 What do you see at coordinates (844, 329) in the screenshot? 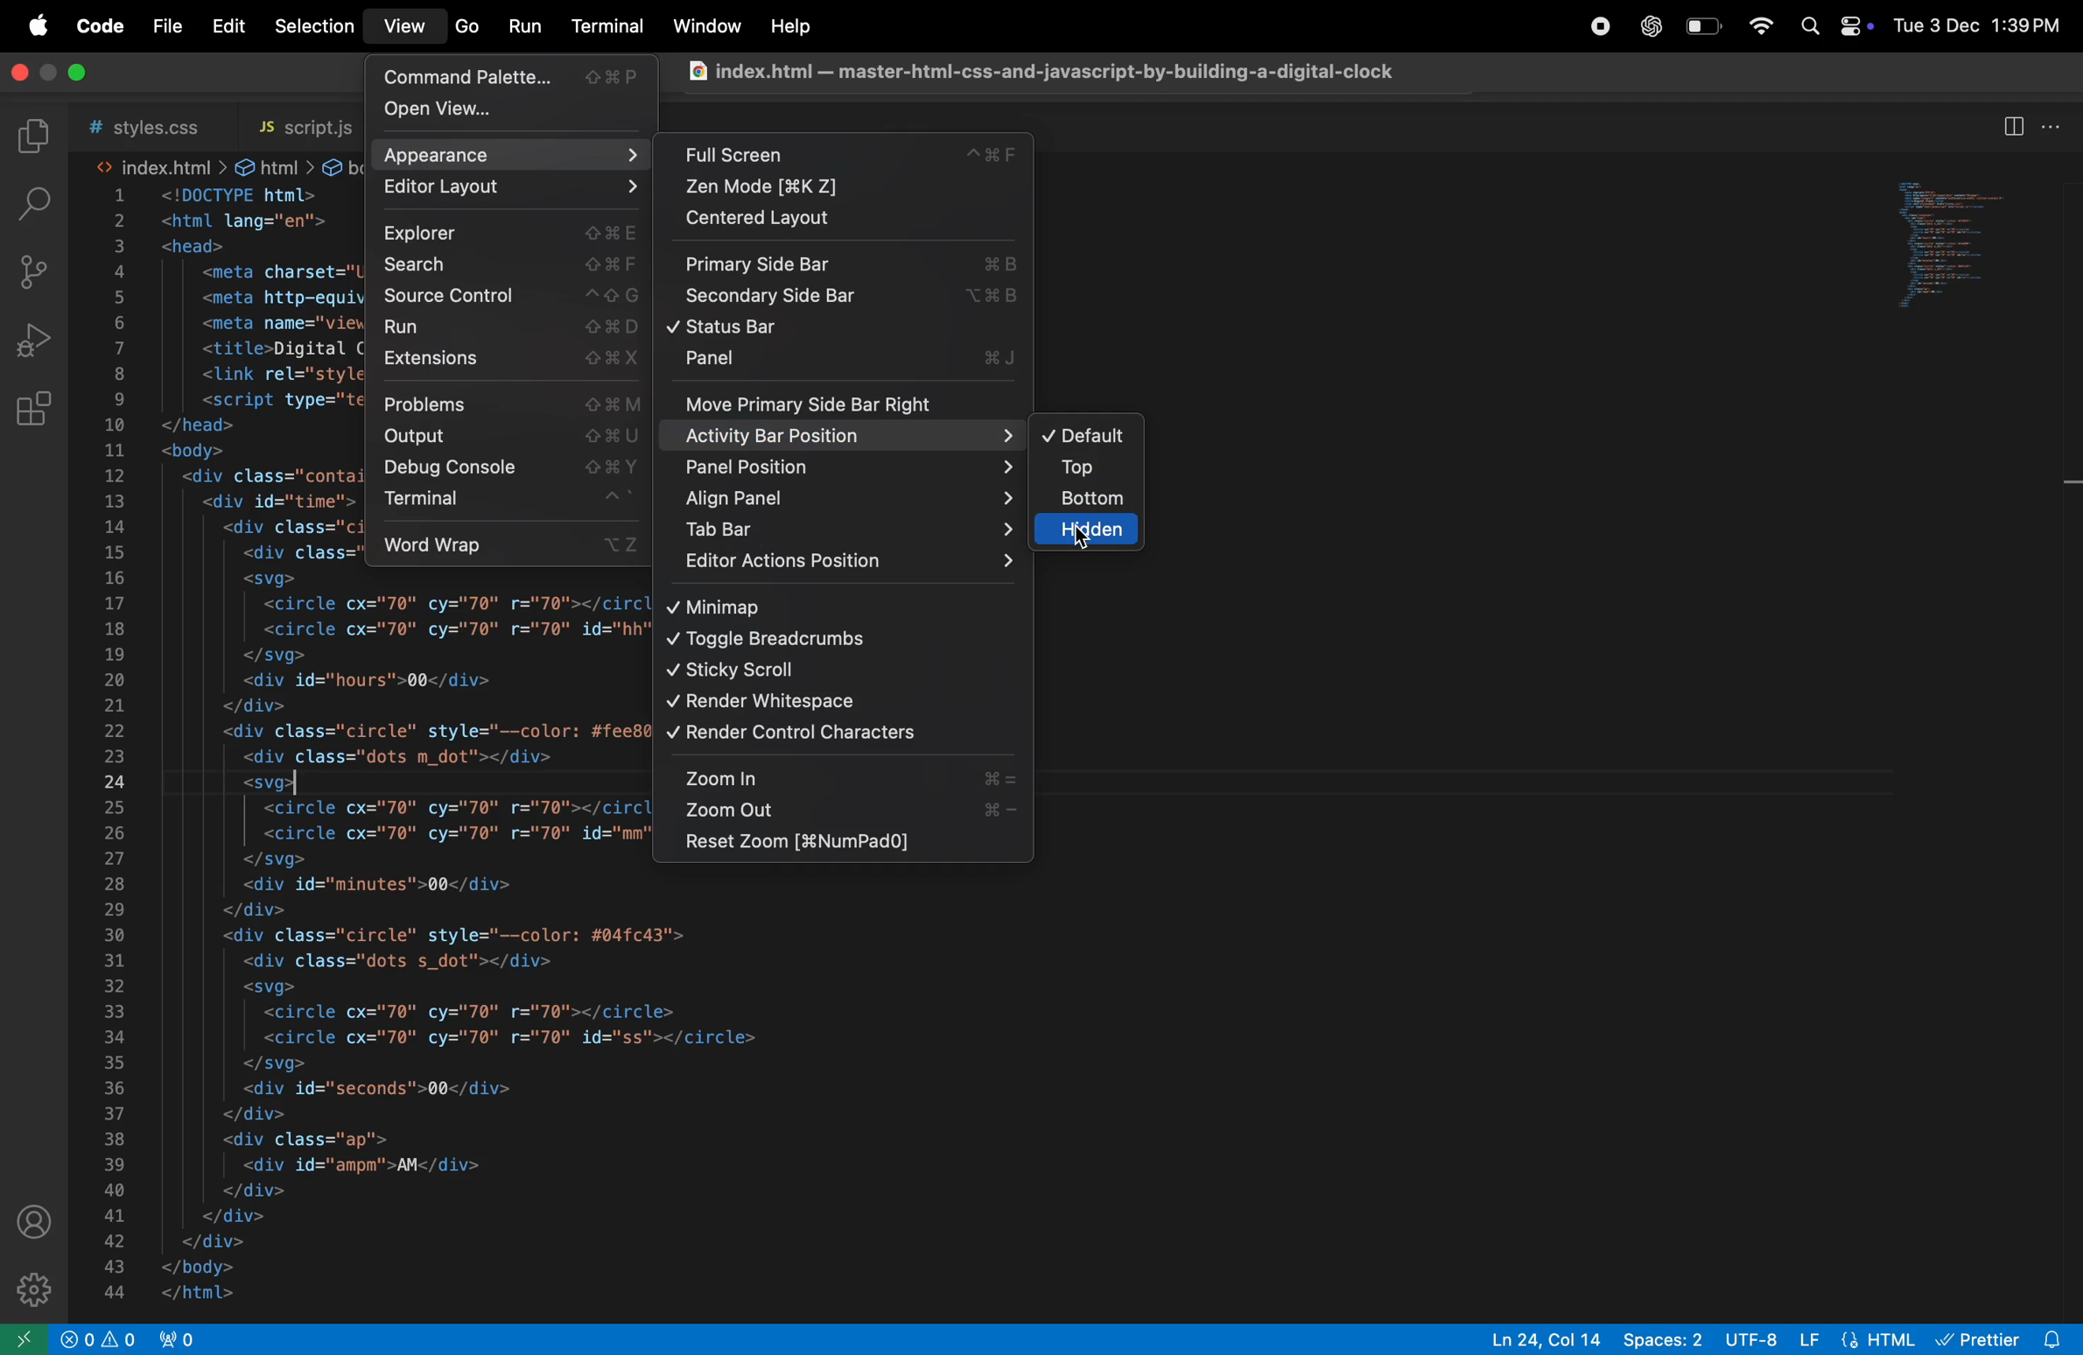
I see `status bar` at bounding box center [844, 329].